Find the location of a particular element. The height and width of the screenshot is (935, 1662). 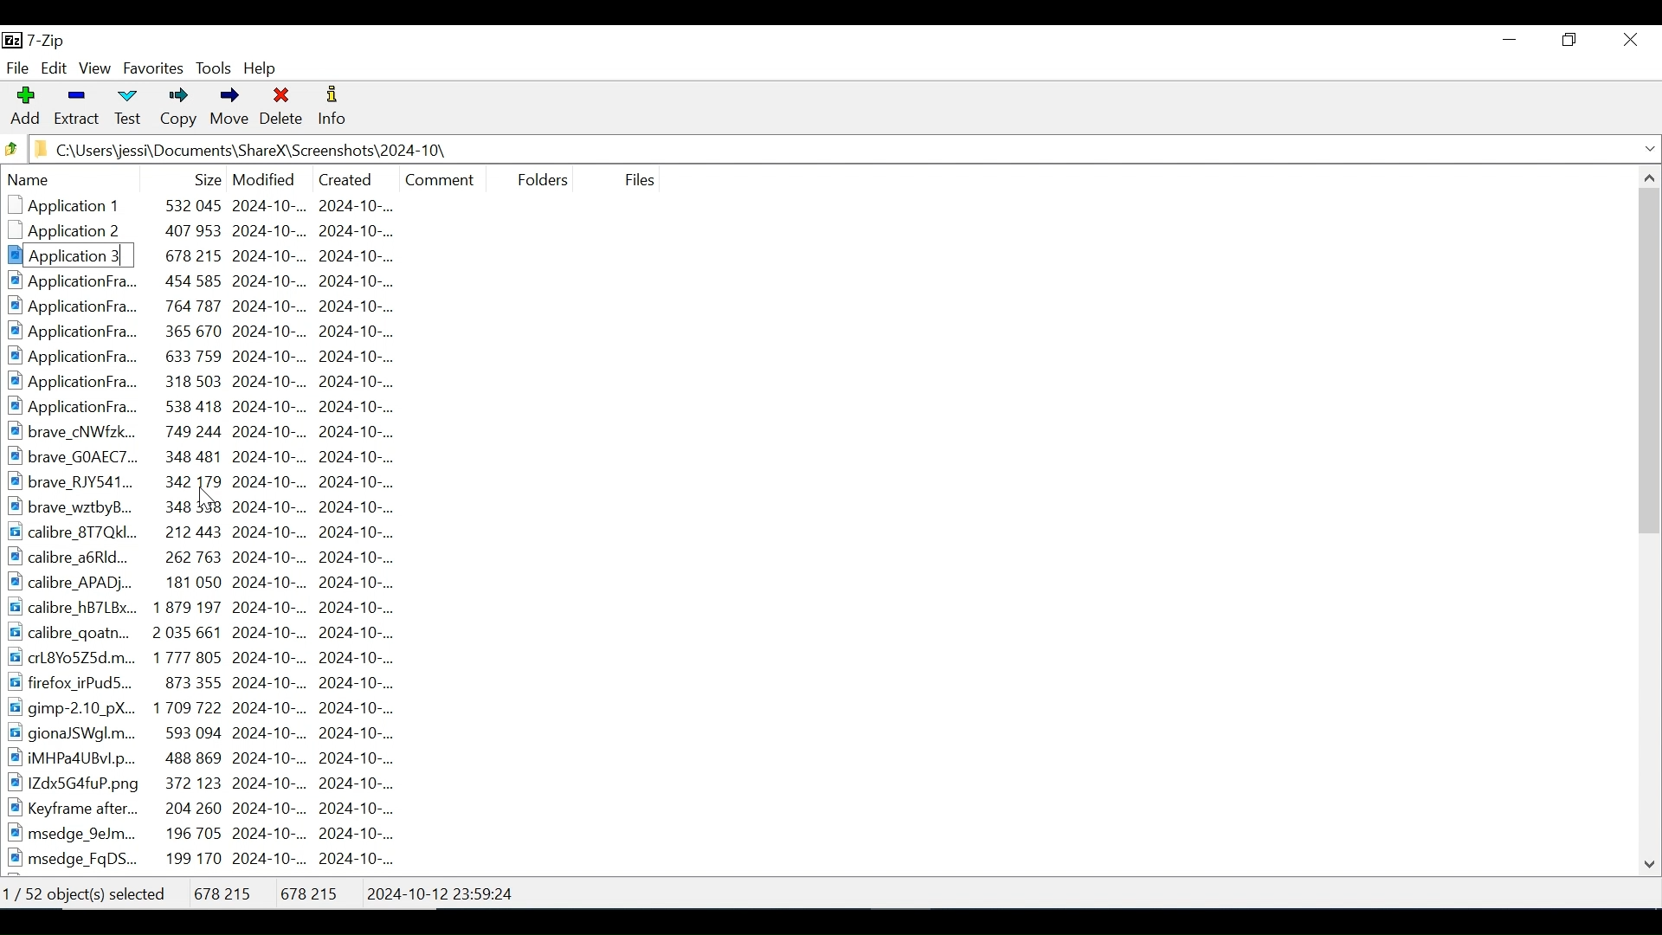

brave RJY541... 342 179 2024-10-... 2024-10-... is located at coordinates (221, 480).